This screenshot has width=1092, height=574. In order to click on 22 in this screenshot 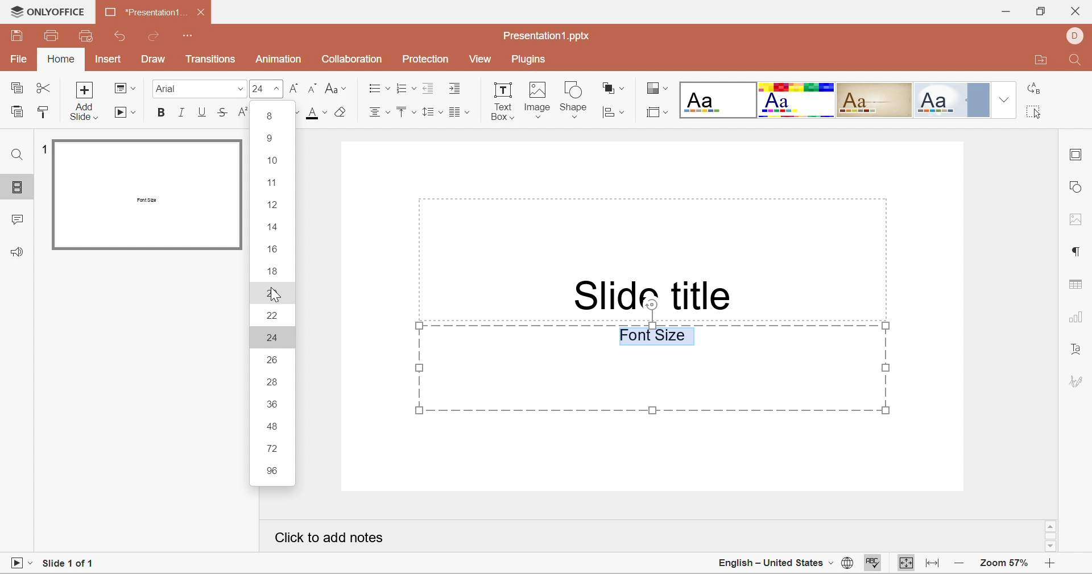, I will do `click(275, 315)`.